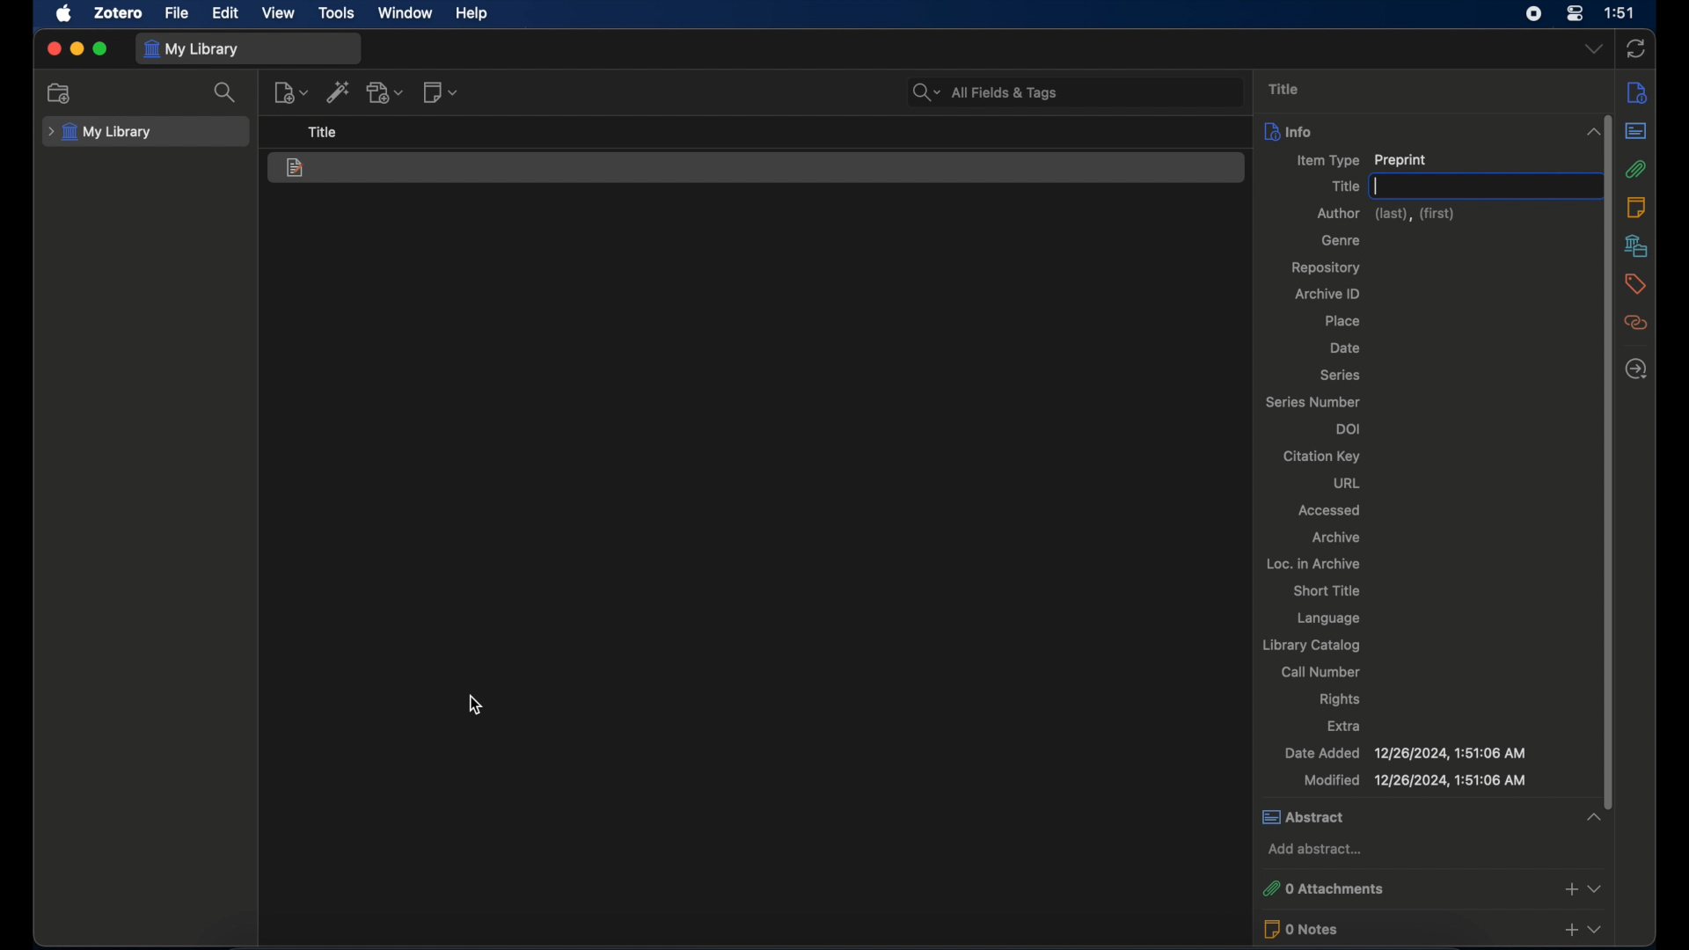 The height and width of the screenshot is (950, 1689). What do you see at coordinates (1342, 727) in the screenshot?
I see `extra` at bounding box center [1342, 727].